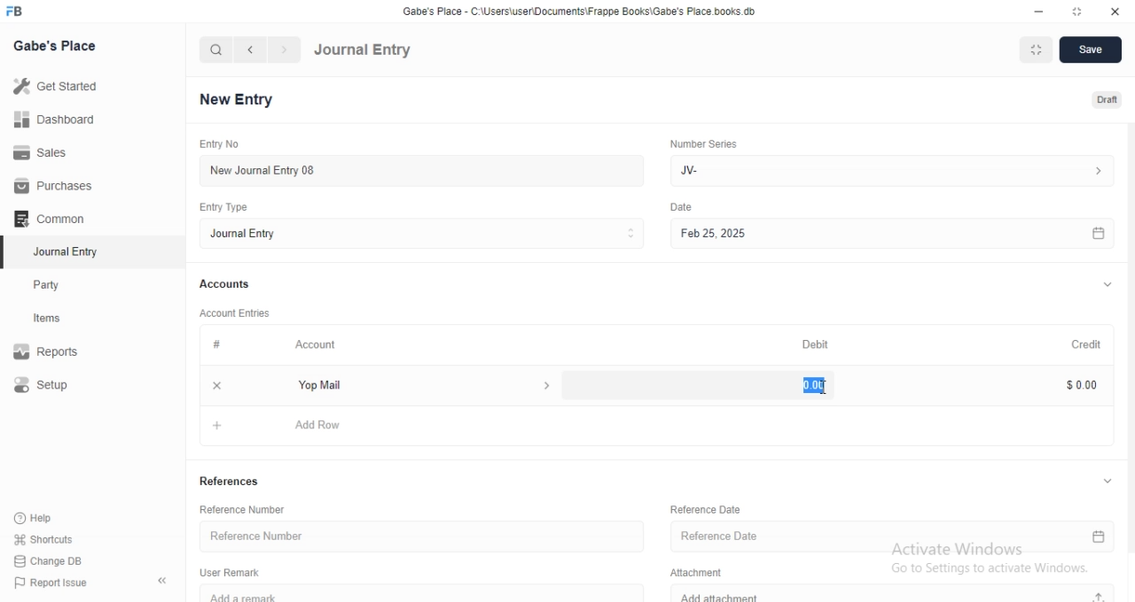  Describe the element at coordinates (64, 285) in the screenshot. I see `Party` at that location.